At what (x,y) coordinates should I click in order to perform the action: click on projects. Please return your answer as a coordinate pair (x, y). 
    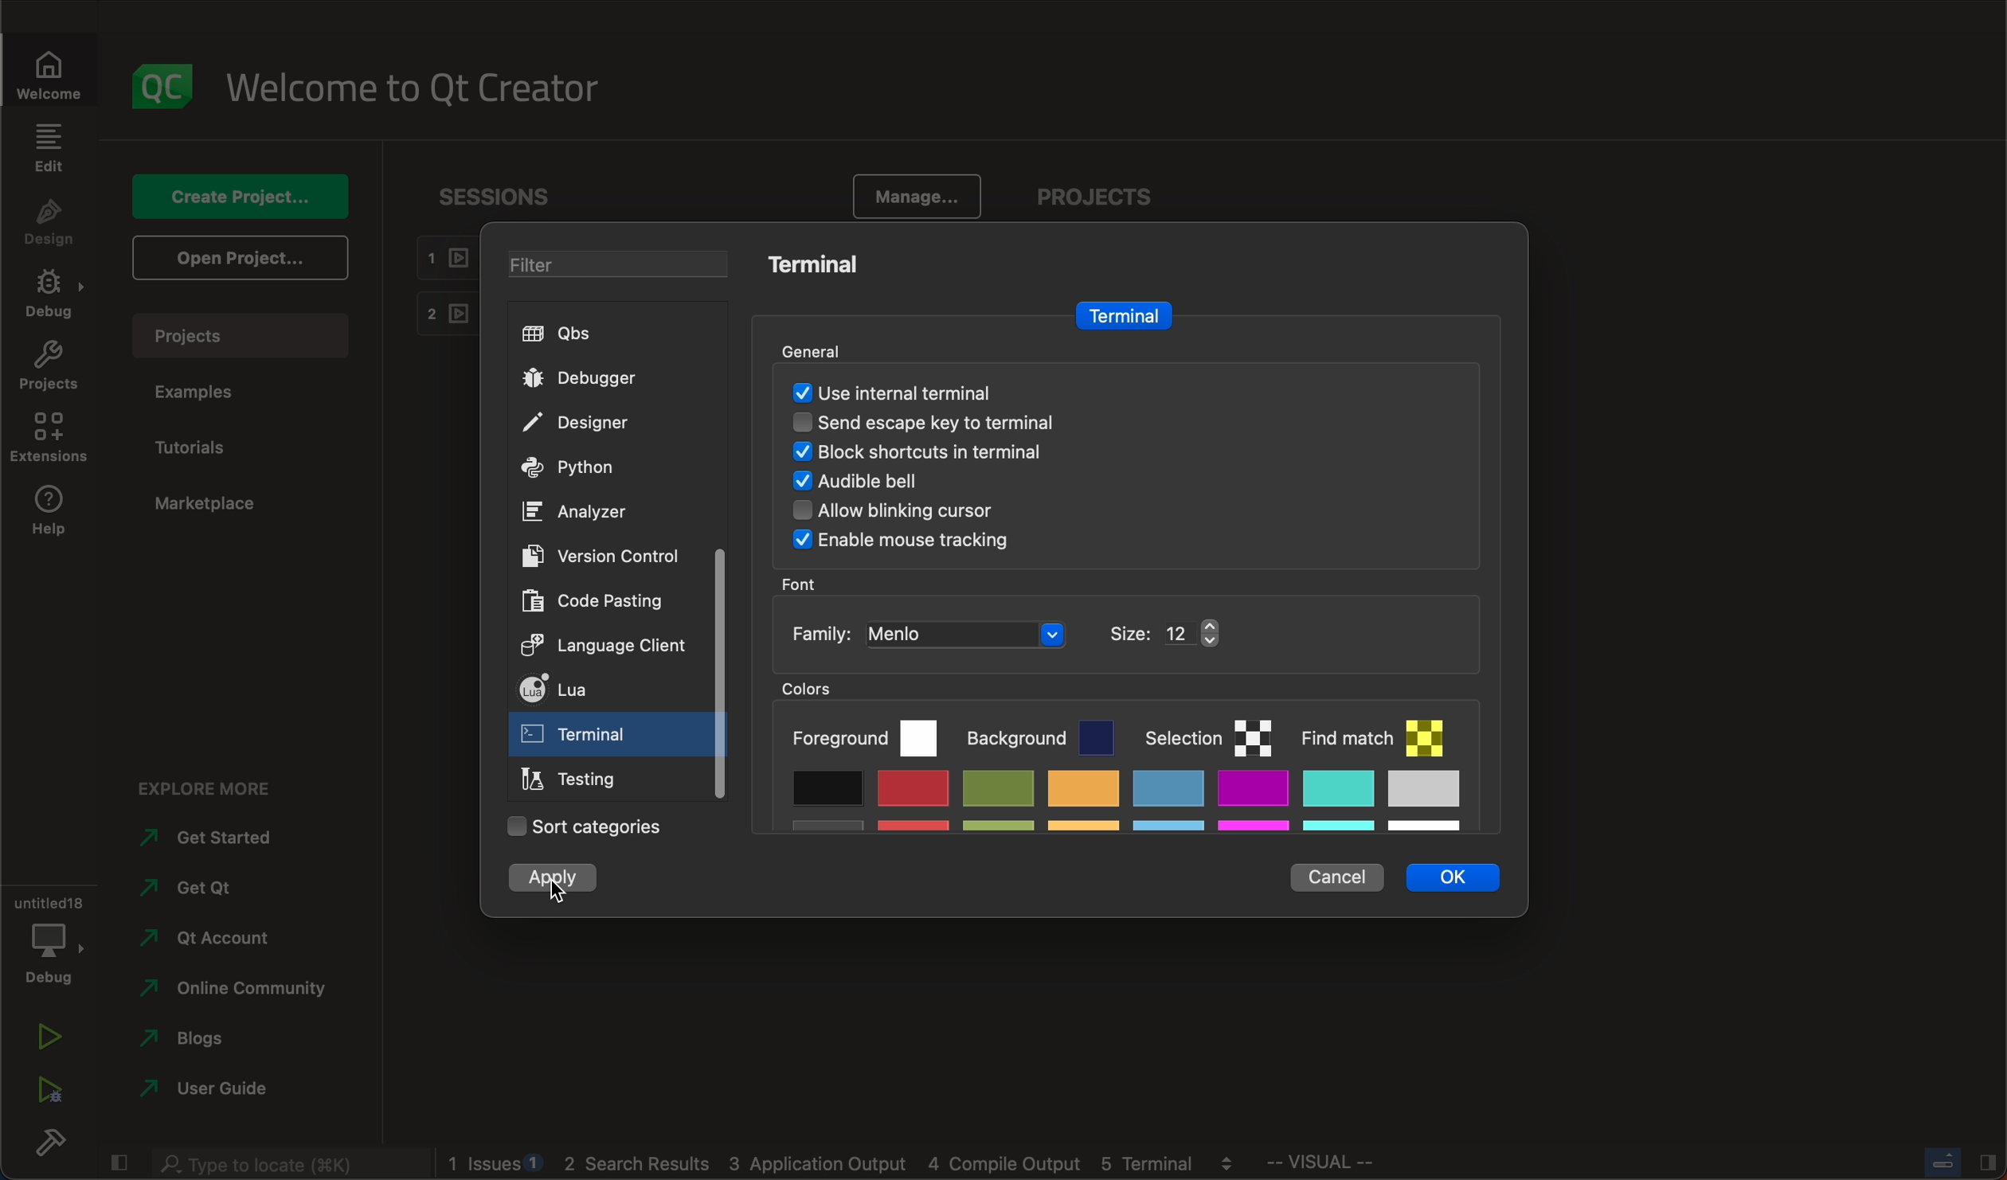
    Looking at the image, I should click on (49, 369).